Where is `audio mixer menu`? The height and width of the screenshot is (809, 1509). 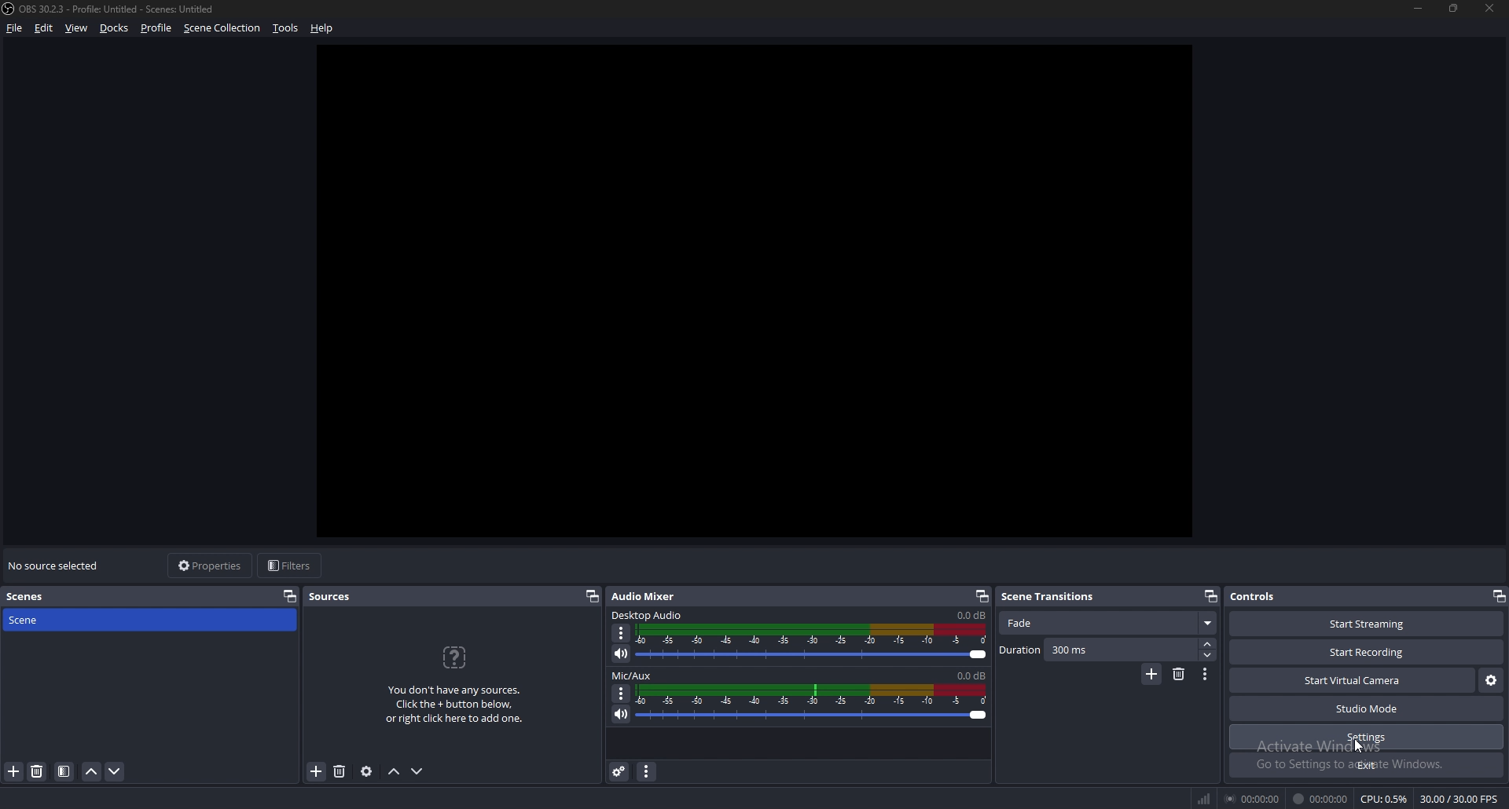 audio mixer menu is located at coordinates (647, 772).